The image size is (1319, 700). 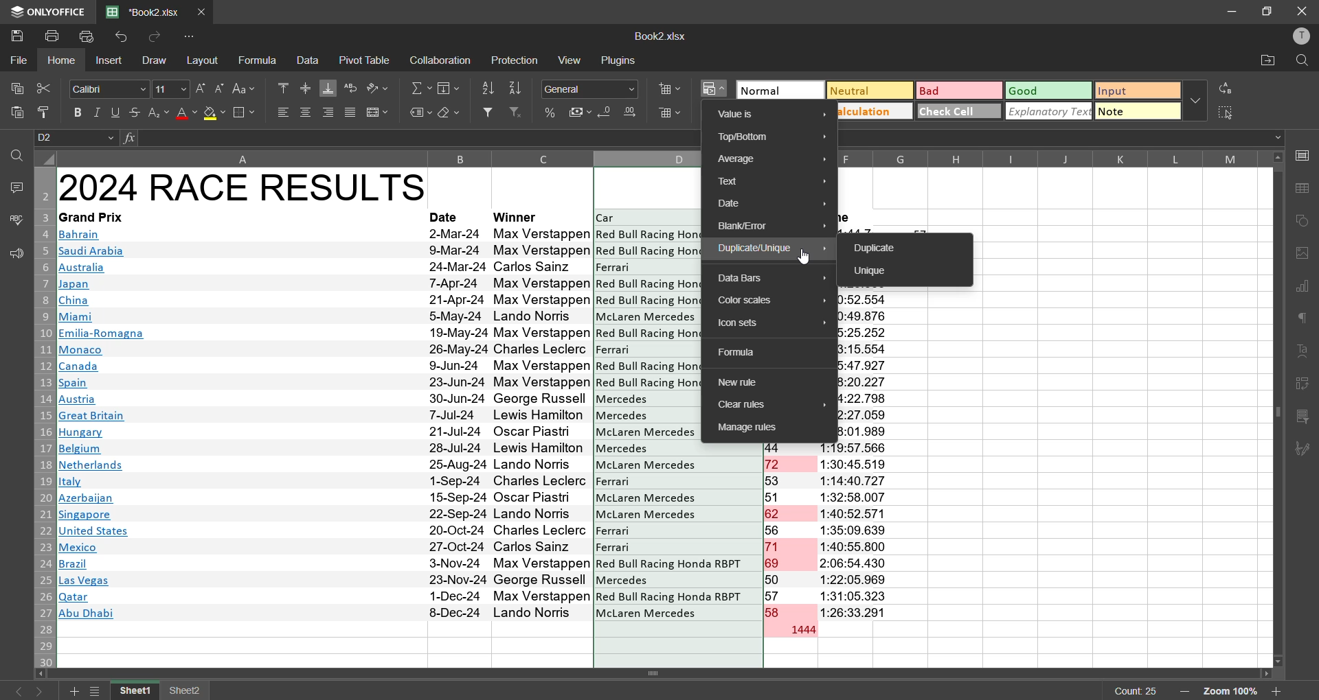 What do you see at coordinates (351, 89) in the screenshot?
I see `wrap text` at bounding box center [351, 89].